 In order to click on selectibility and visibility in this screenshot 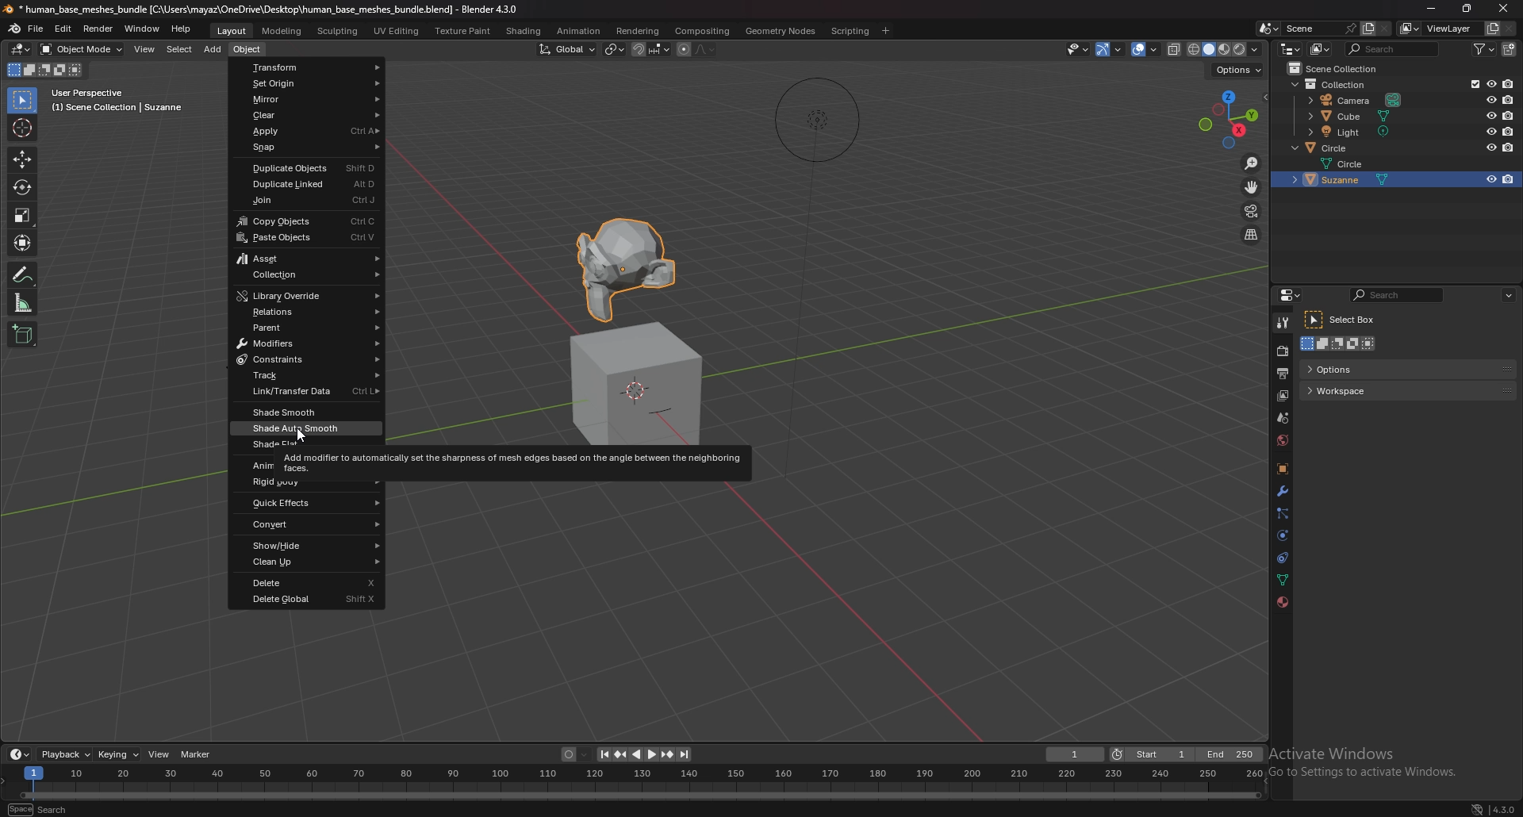, I will do `click(1079, 48)`.